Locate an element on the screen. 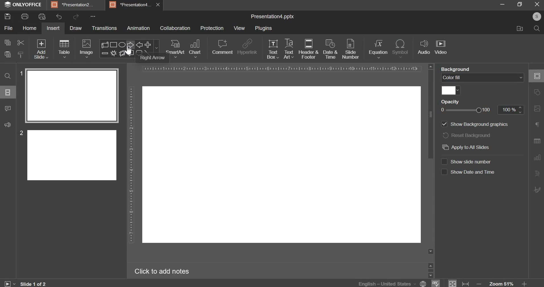  s is located at coordinates (538, 17).